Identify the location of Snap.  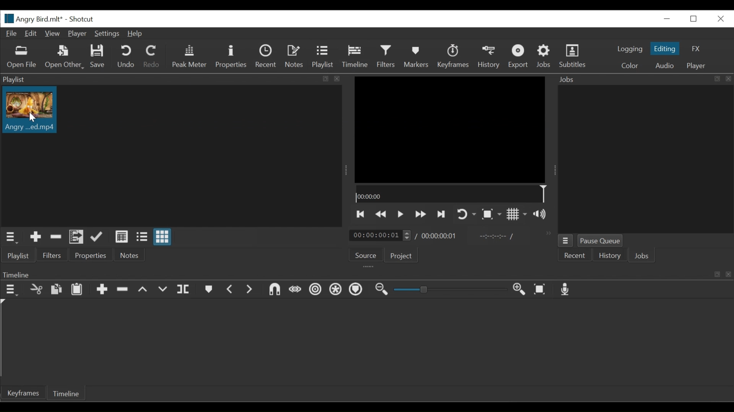
(273, 290).